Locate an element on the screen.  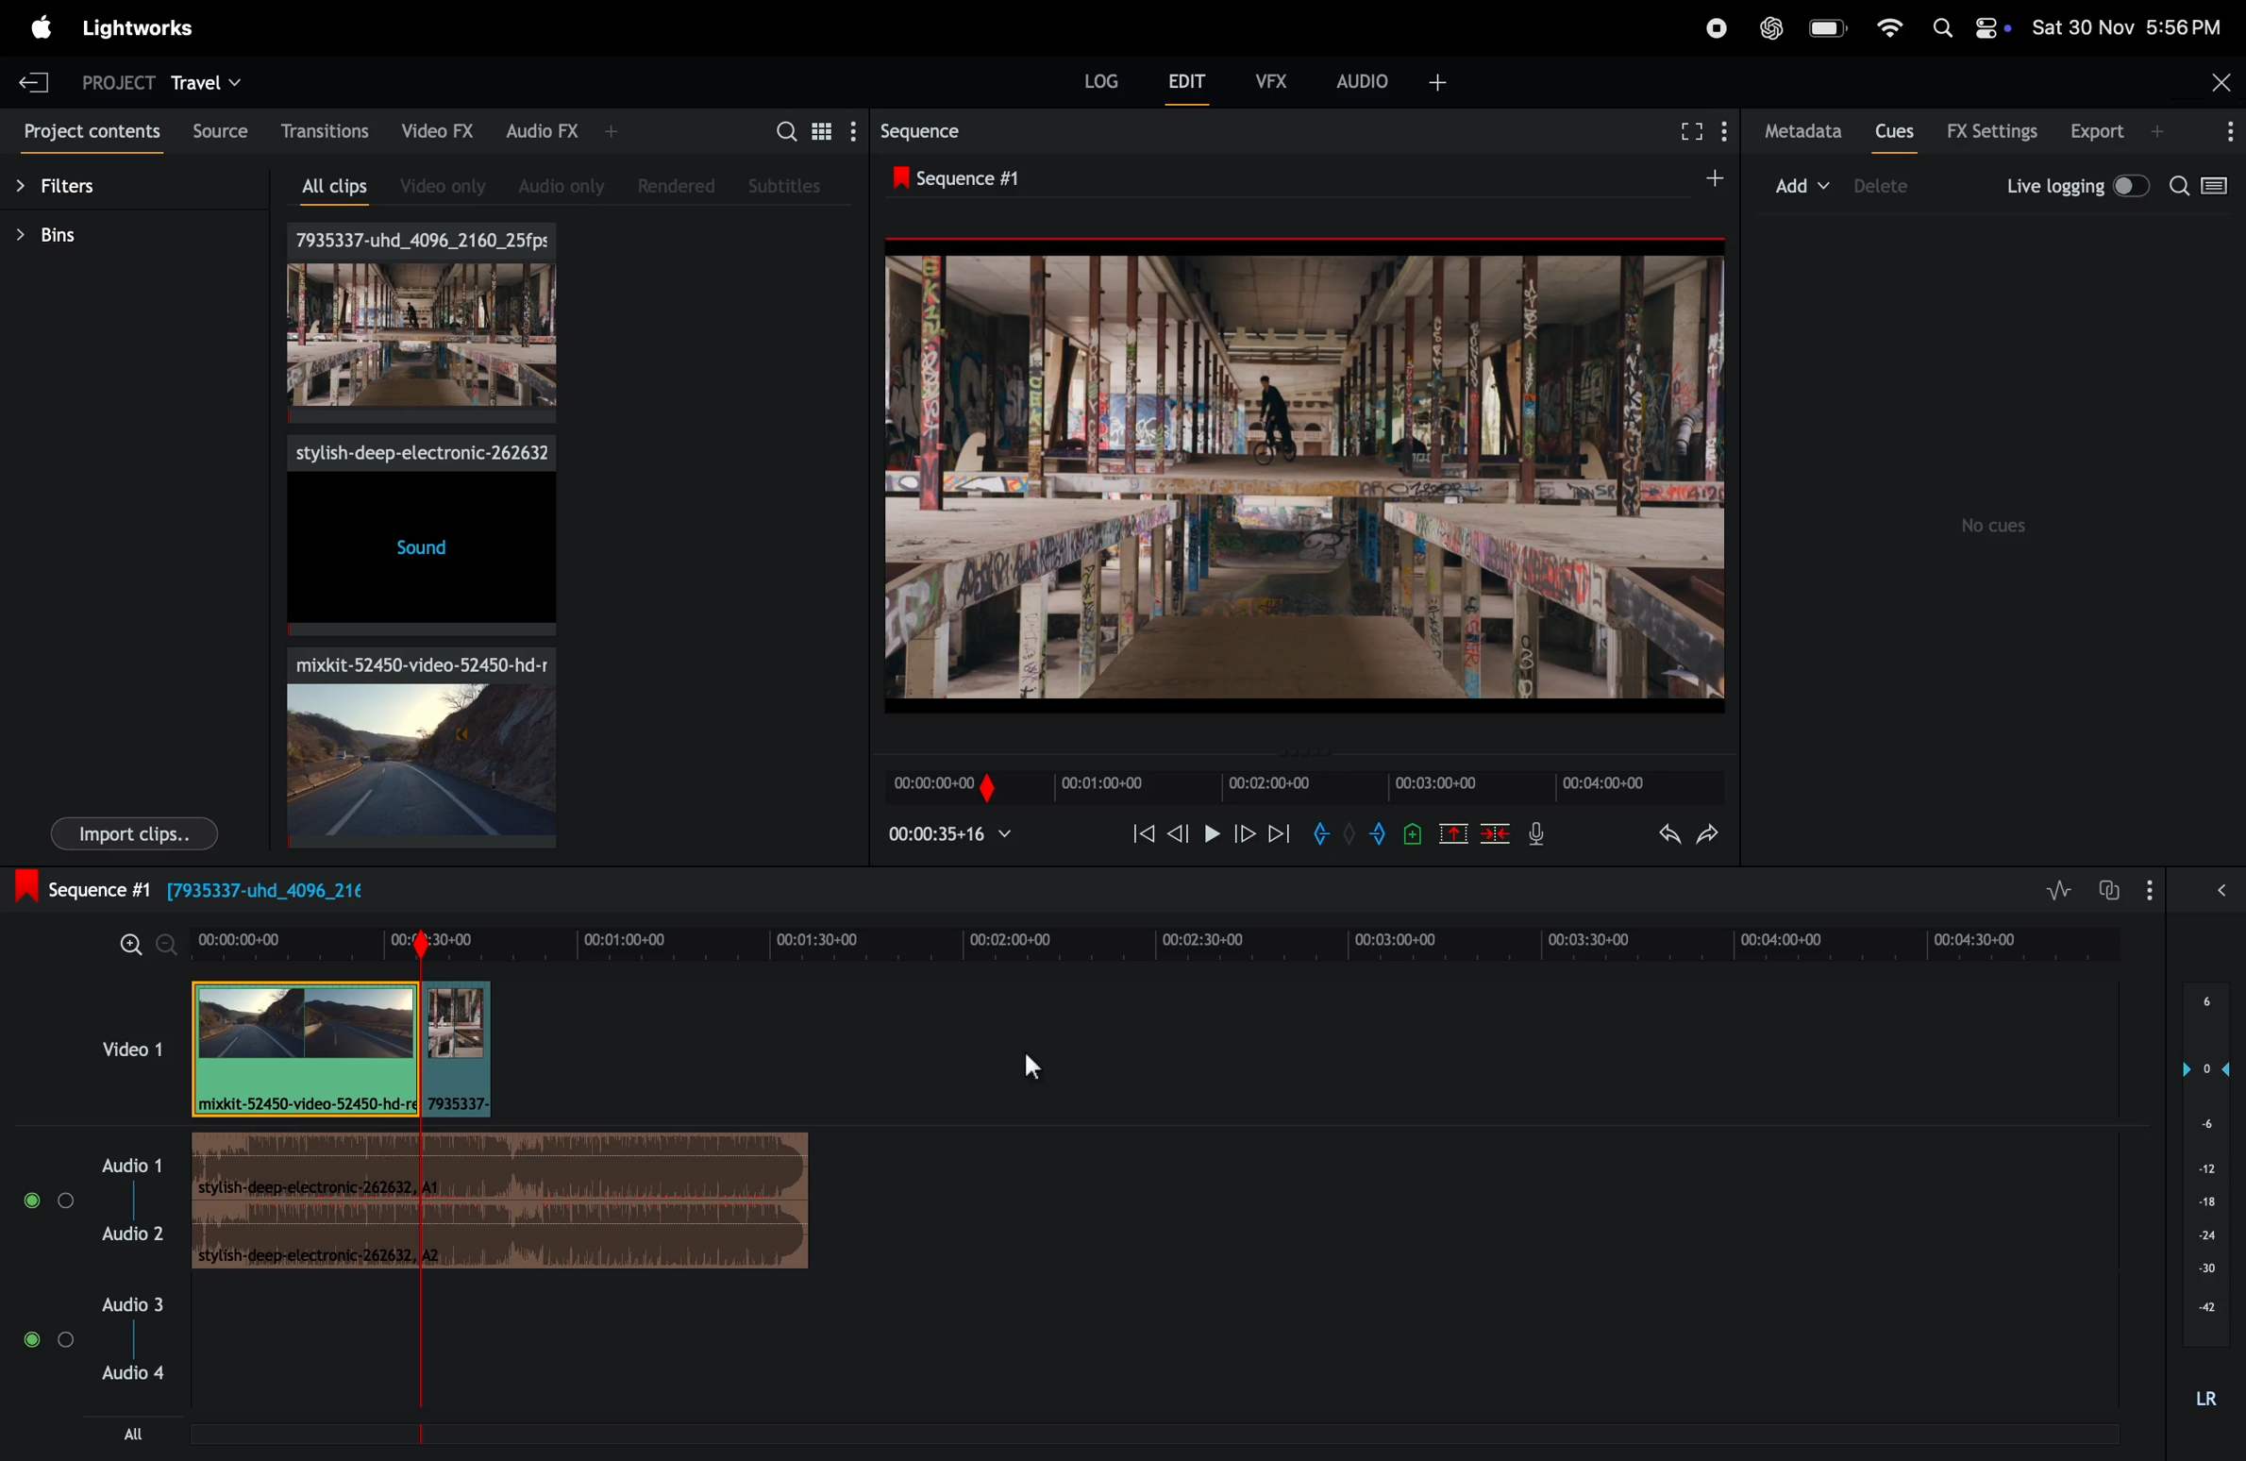
new clip is located at coordinates (1300, 478).